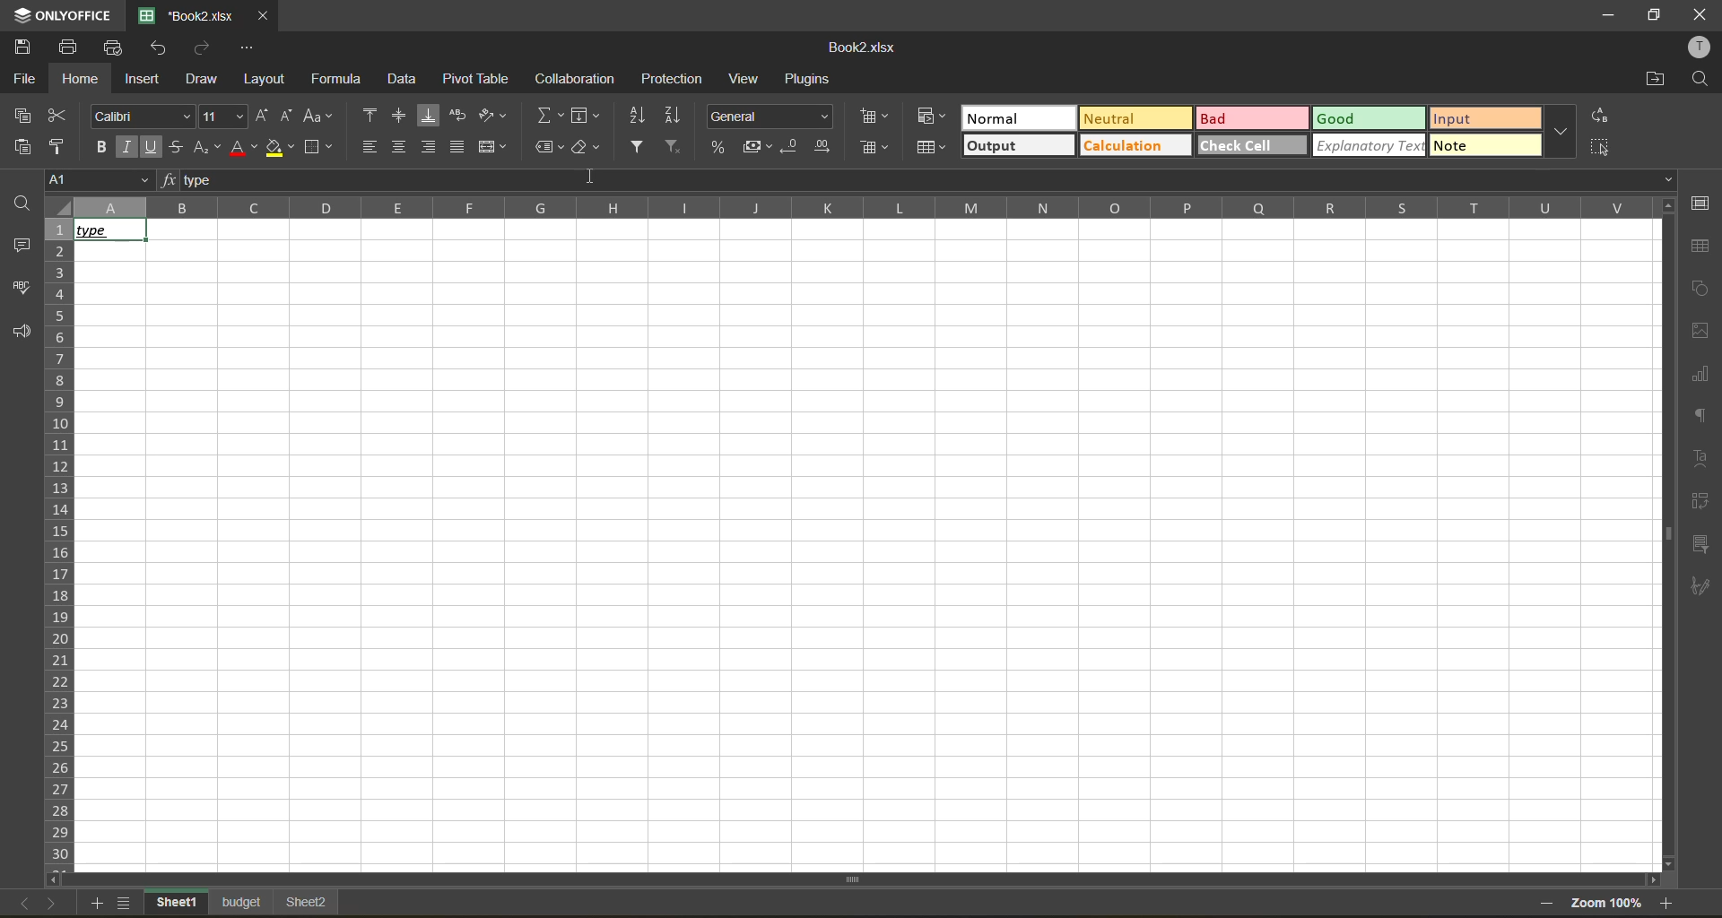 The height and width of the screenshot is (918, 1722). I want to click on strikethrough, so click(180, 147).